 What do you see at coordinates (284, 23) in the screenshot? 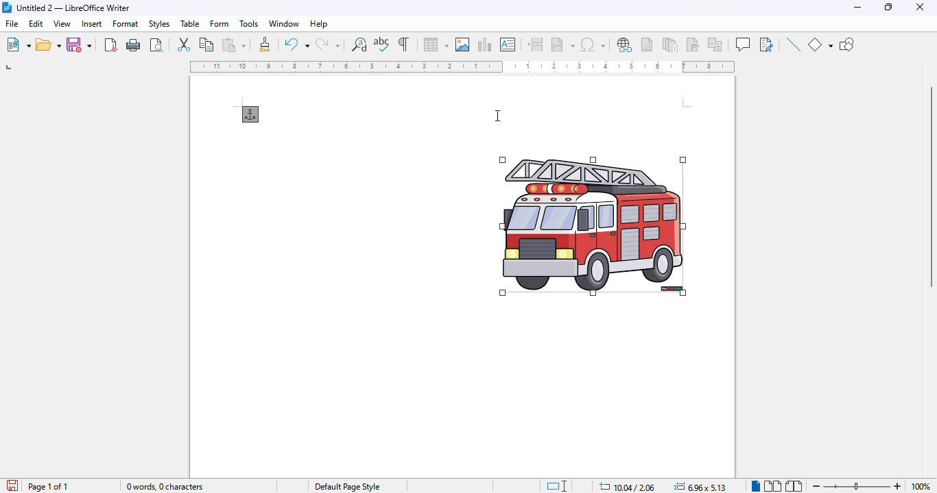
I see `window` at bounding box center [284, 23].